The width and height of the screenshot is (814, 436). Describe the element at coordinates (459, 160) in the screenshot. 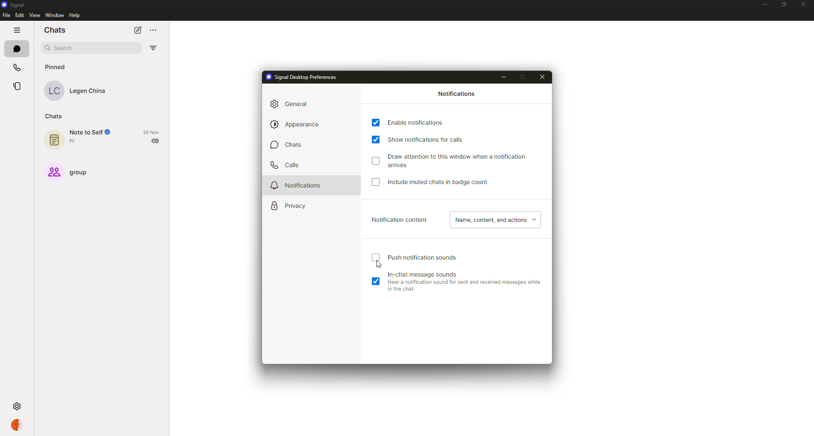

I see `draw attention to this window when notification arrives` at that location.